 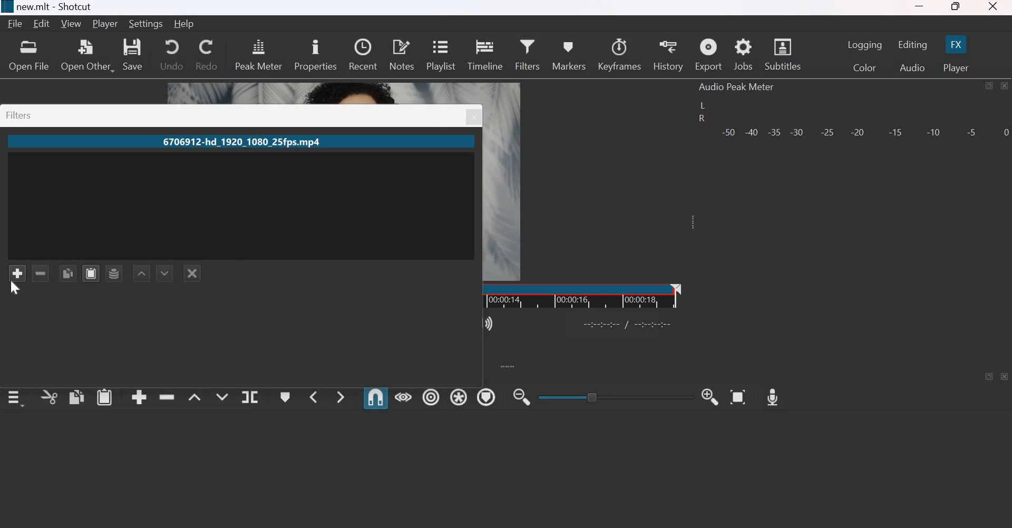 What do you see at coordinates (147, 23) in the screenshot?
I see `Settings` at bounding box center [147, 23].